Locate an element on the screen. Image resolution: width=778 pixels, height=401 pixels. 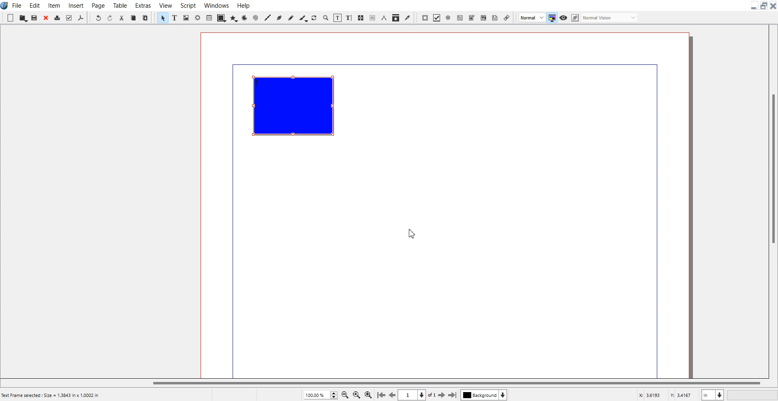
Spiral is located at coordinates (255, 17).